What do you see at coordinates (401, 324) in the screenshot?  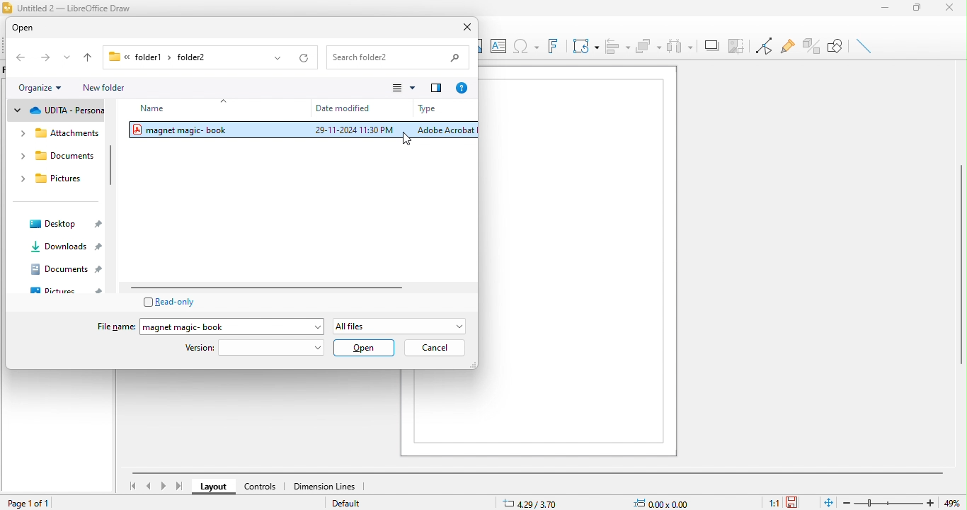 I see `all files` at bounding box center [401, 324].